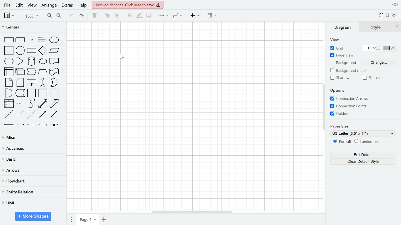 The width and height of the screenshot is (401, 225). What do you see at coordinates (44, 115) in the screenshot?
I see `bidirectional connector` at bounding box center [44, 115].